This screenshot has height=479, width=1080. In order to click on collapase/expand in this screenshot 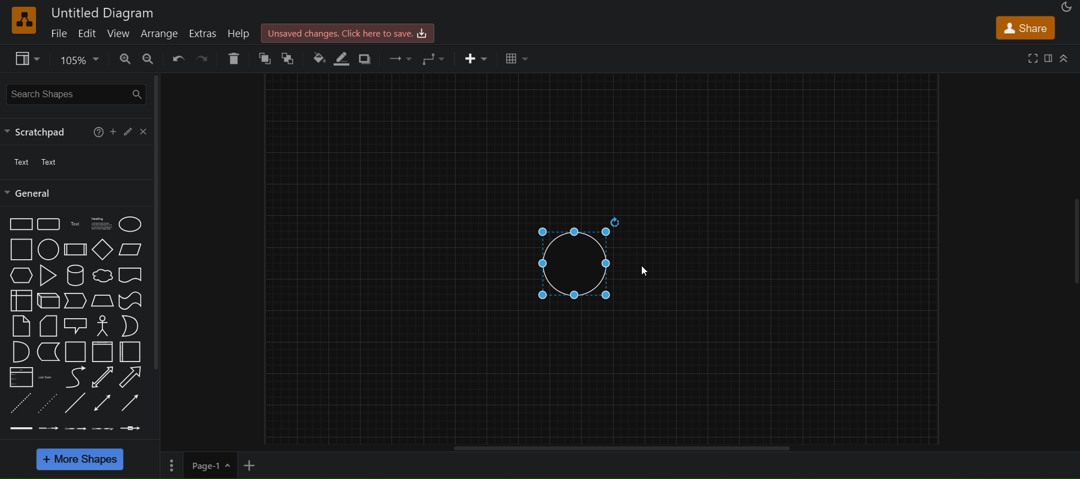, I will do `click(1064, 58)`.